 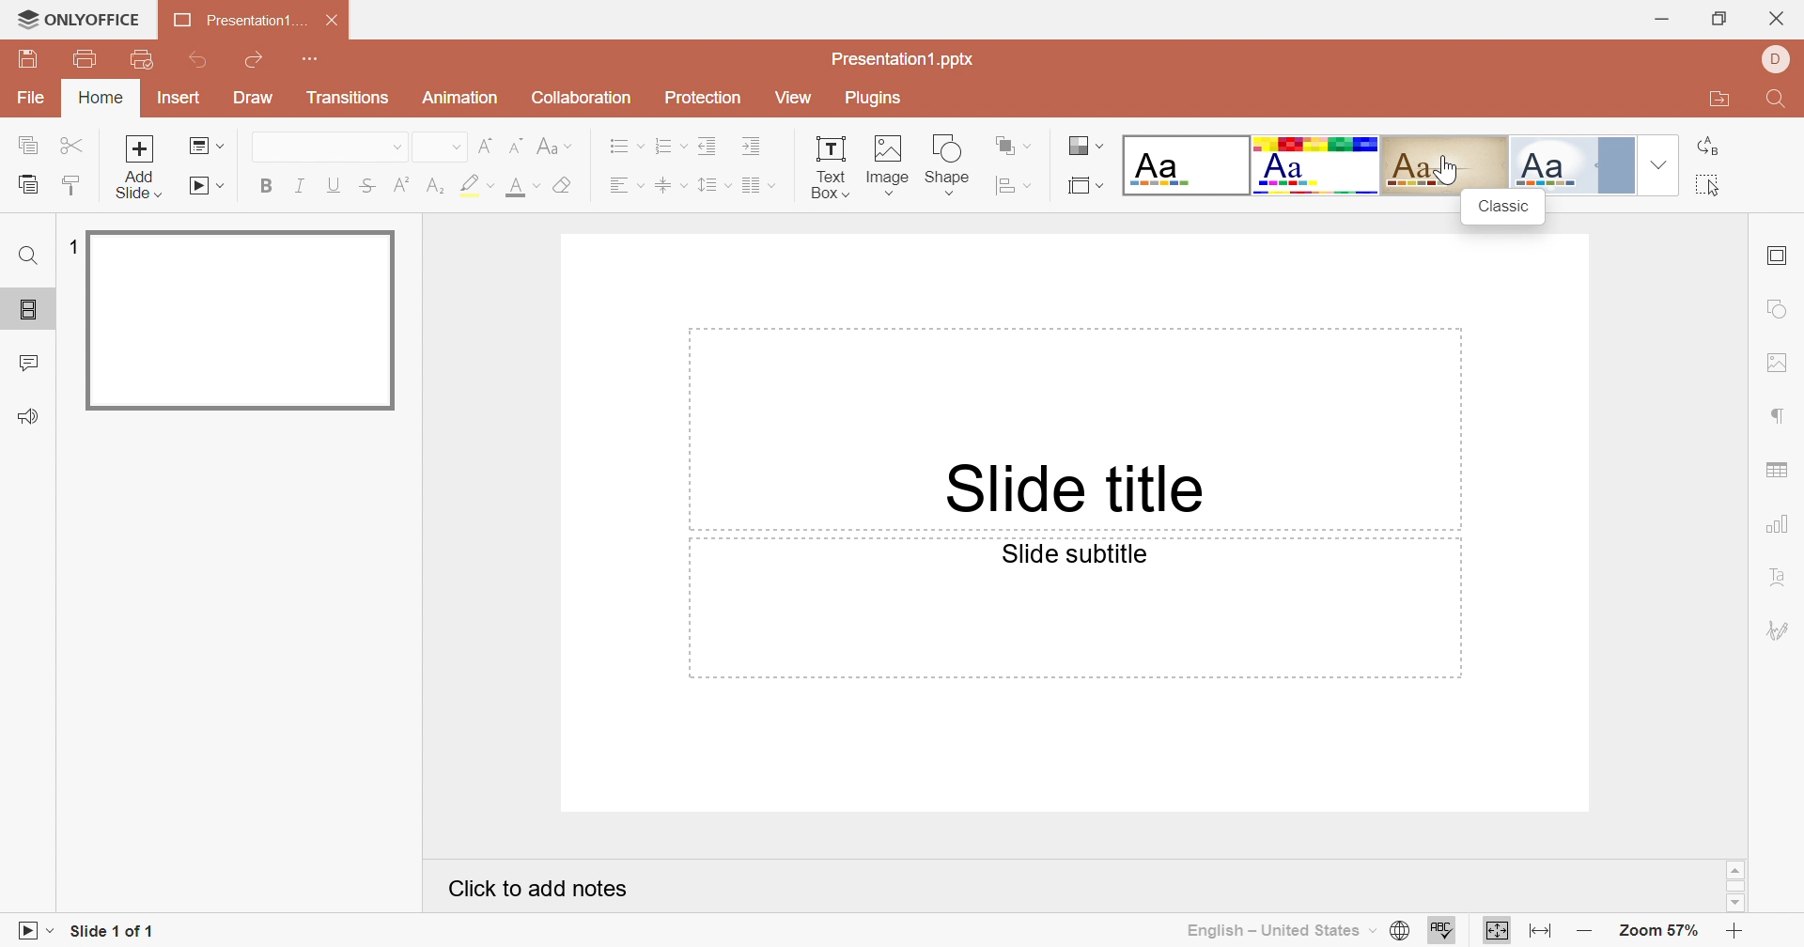 I want to click on Presentation1.pptx, so click(x=907, y=56).